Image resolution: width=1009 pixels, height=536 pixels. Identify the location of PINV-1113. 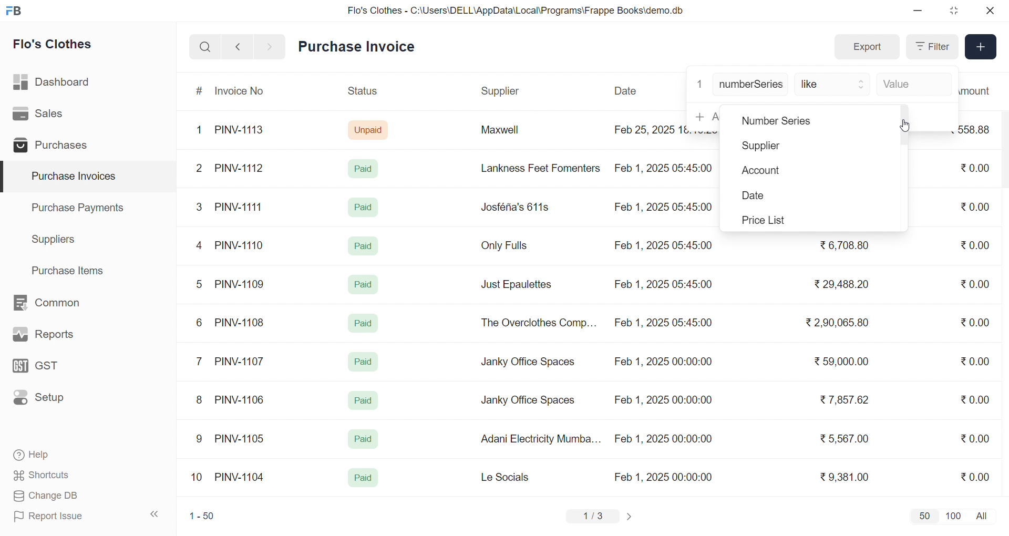
(244, 131).